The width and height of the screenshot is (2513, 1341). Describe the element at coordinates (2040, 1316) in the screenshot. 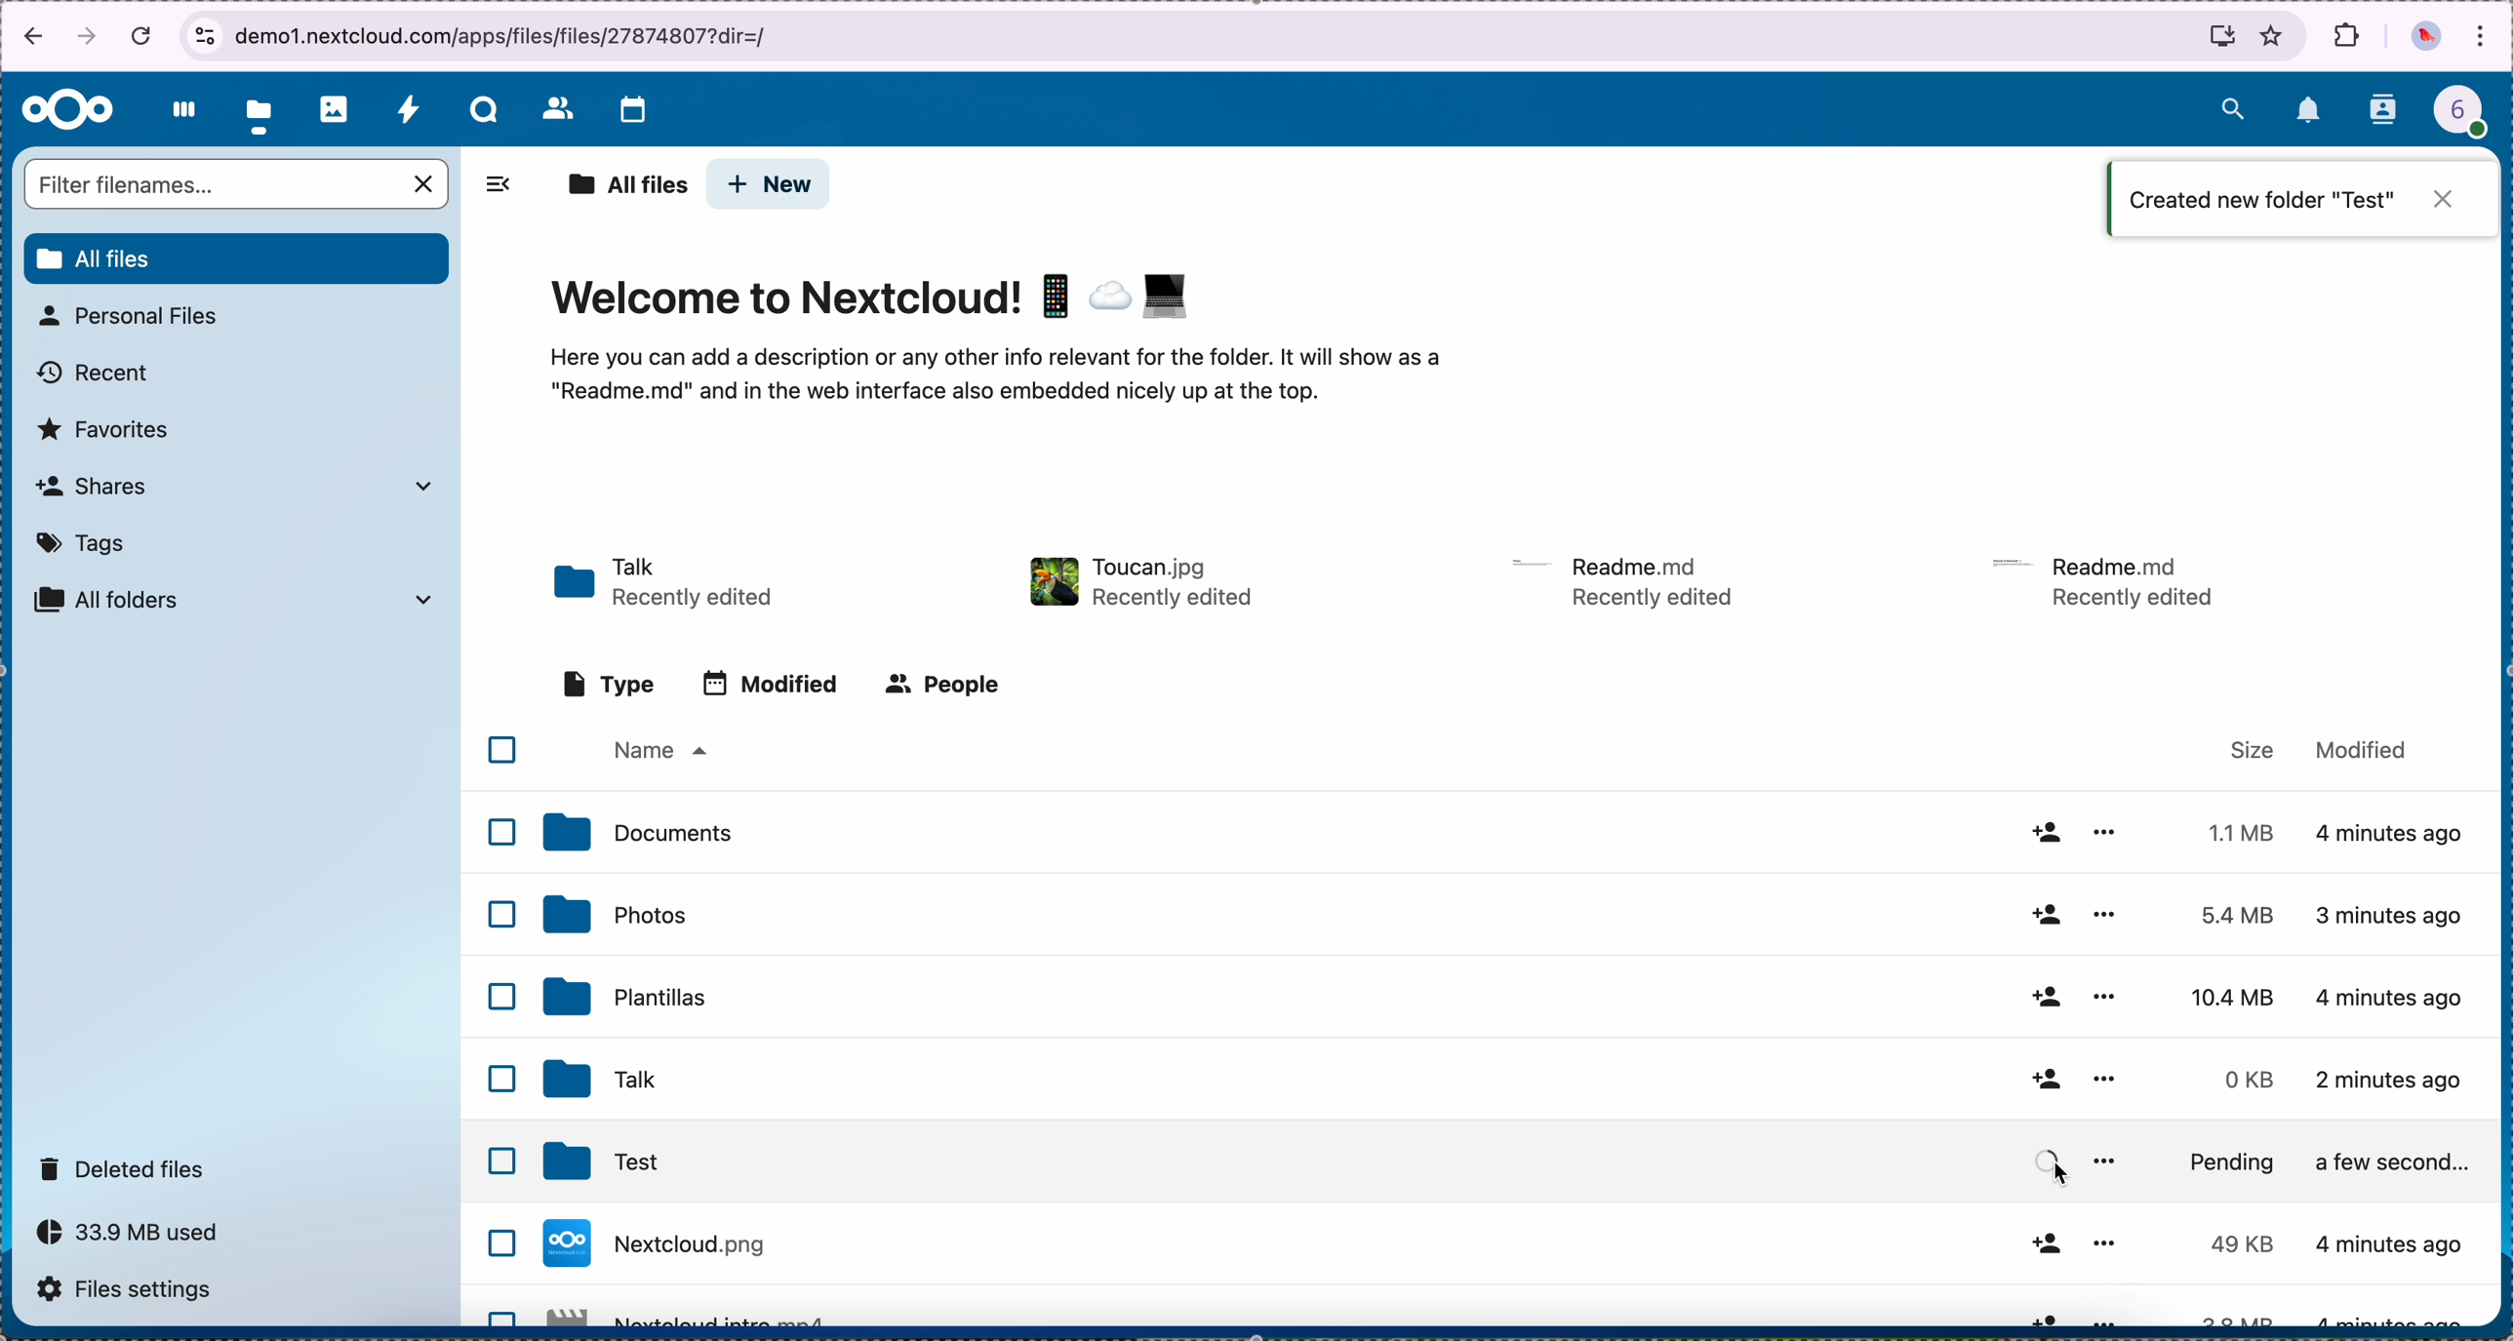

I see `share` at that location.